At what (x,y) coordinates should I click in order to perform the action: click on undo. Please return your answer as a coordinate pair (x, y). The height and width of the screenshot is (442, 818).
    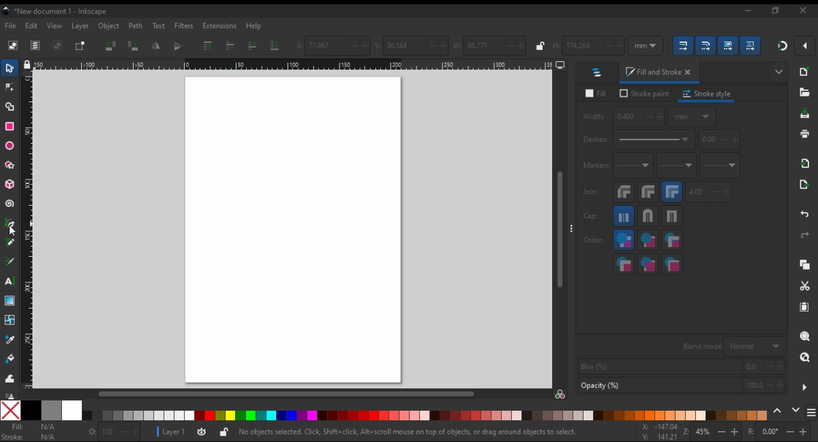
    Looking at the image, I should click on (803, 215).